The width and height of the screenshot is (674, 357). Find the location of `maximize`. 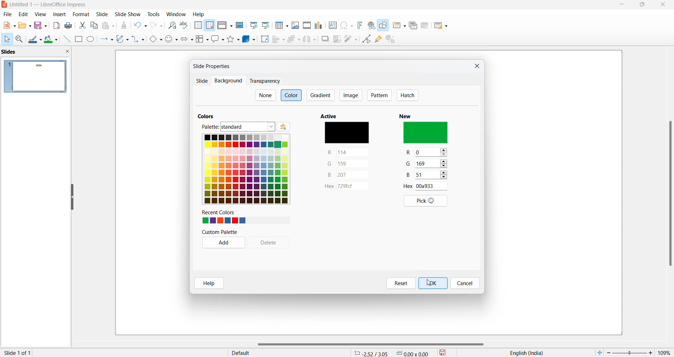

maximize is located at coordinates (643, 6).